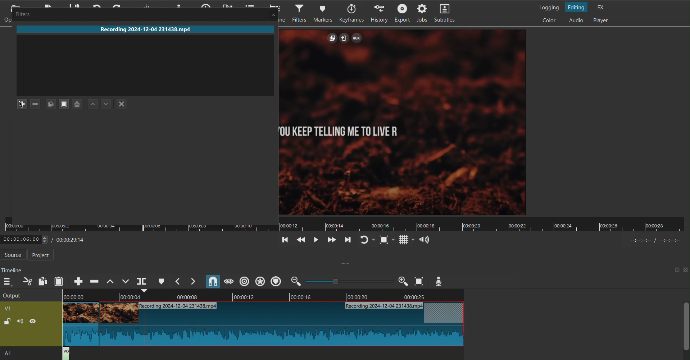 Image resolution: width=690 pixels, height=360 pixels. What do you see at coordinates (654, 241) in the screenshot?
I see `time` at bounding box center [654, 241].